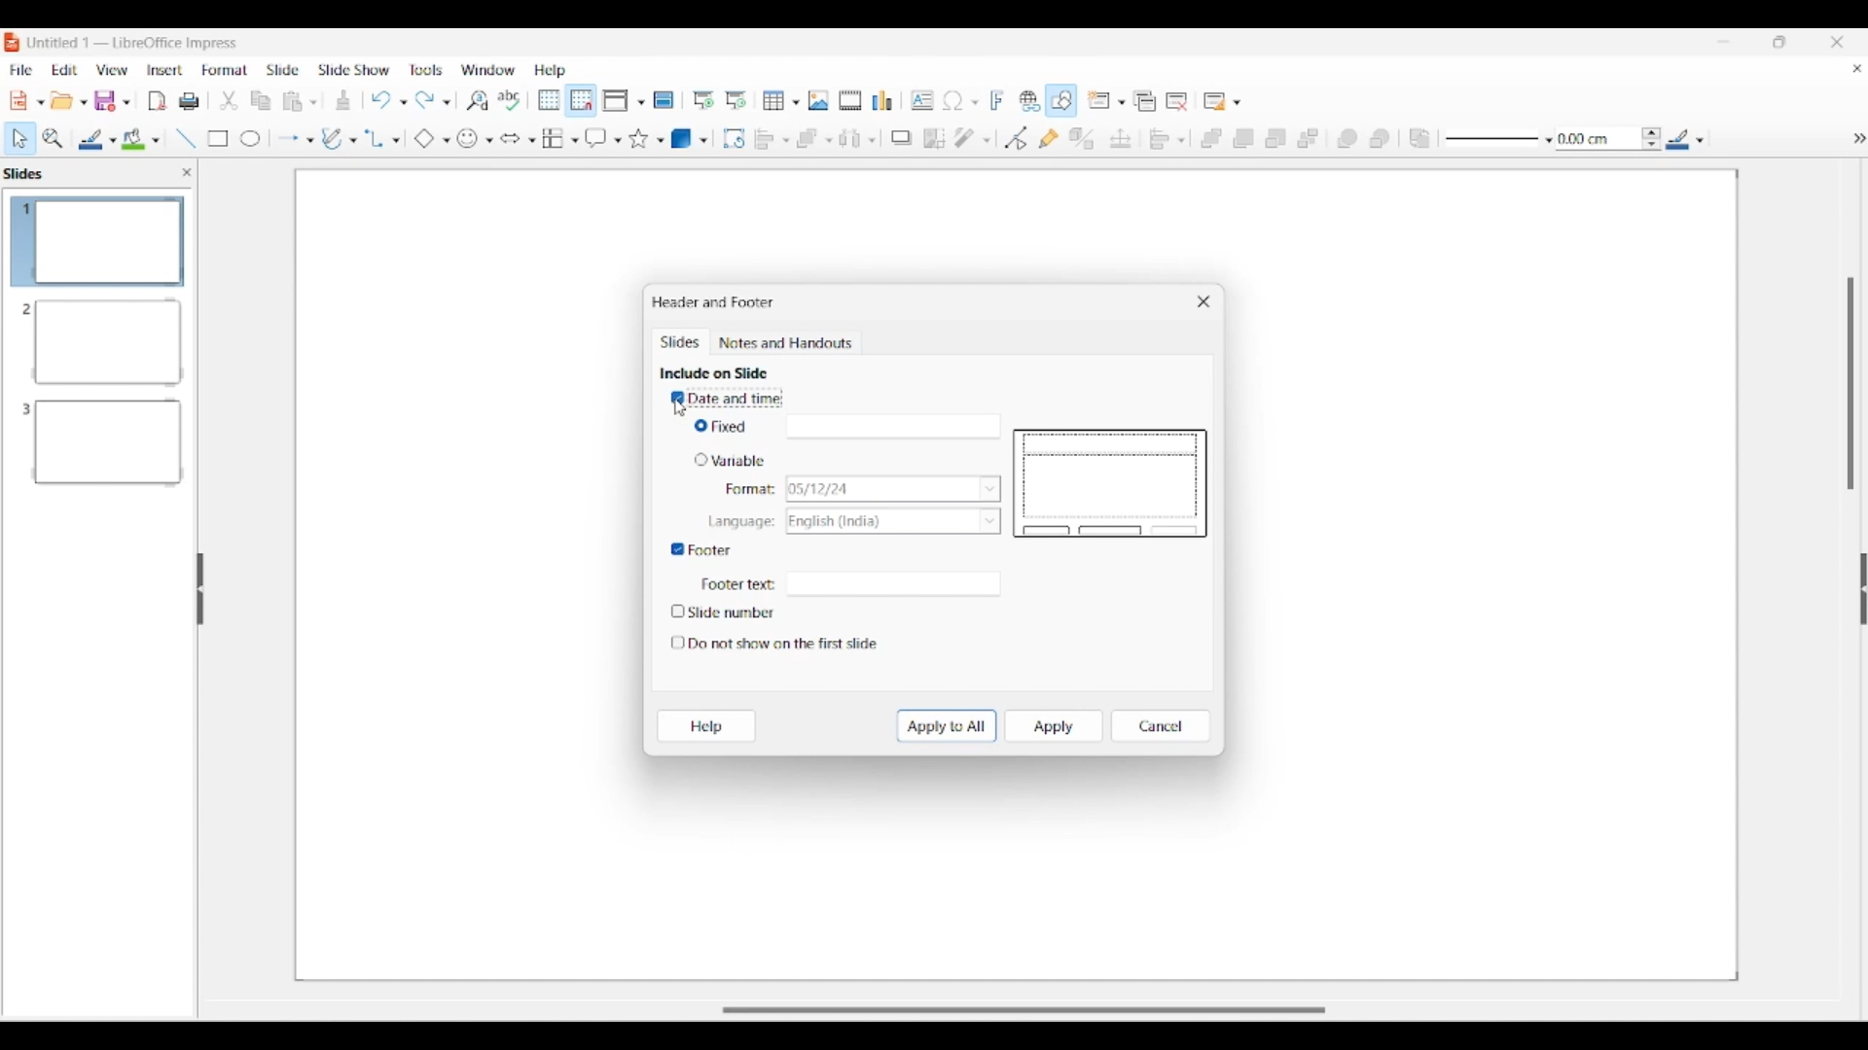 The width and height of the screenshot is (1868, 1050). I want to click on Window menu, so click(487, 70).